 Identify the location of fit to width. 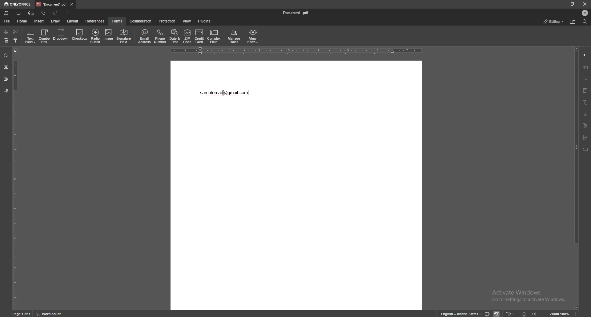
(533, 313).